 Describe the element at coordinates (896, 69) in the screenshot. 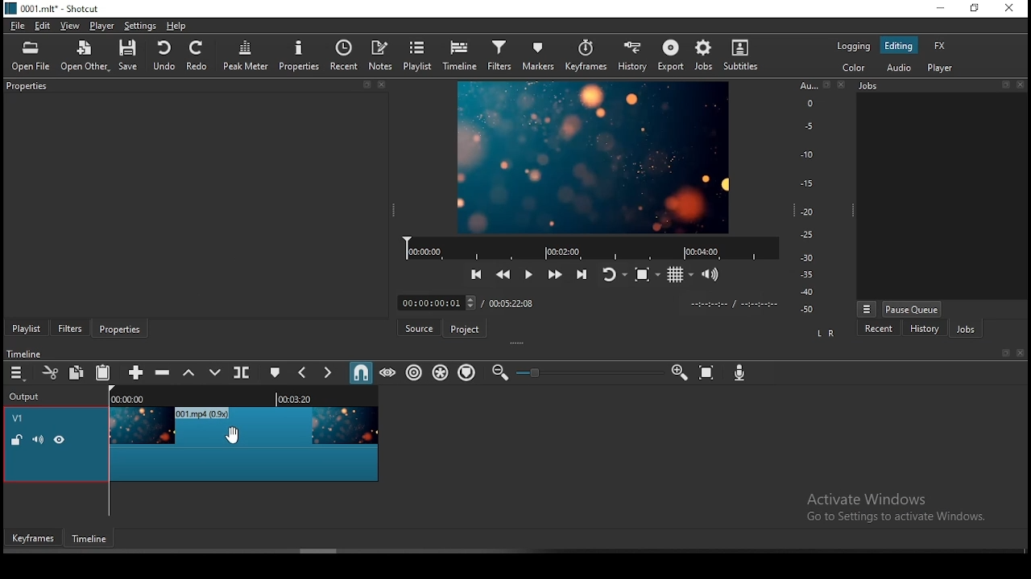

I see `audio` at that location.